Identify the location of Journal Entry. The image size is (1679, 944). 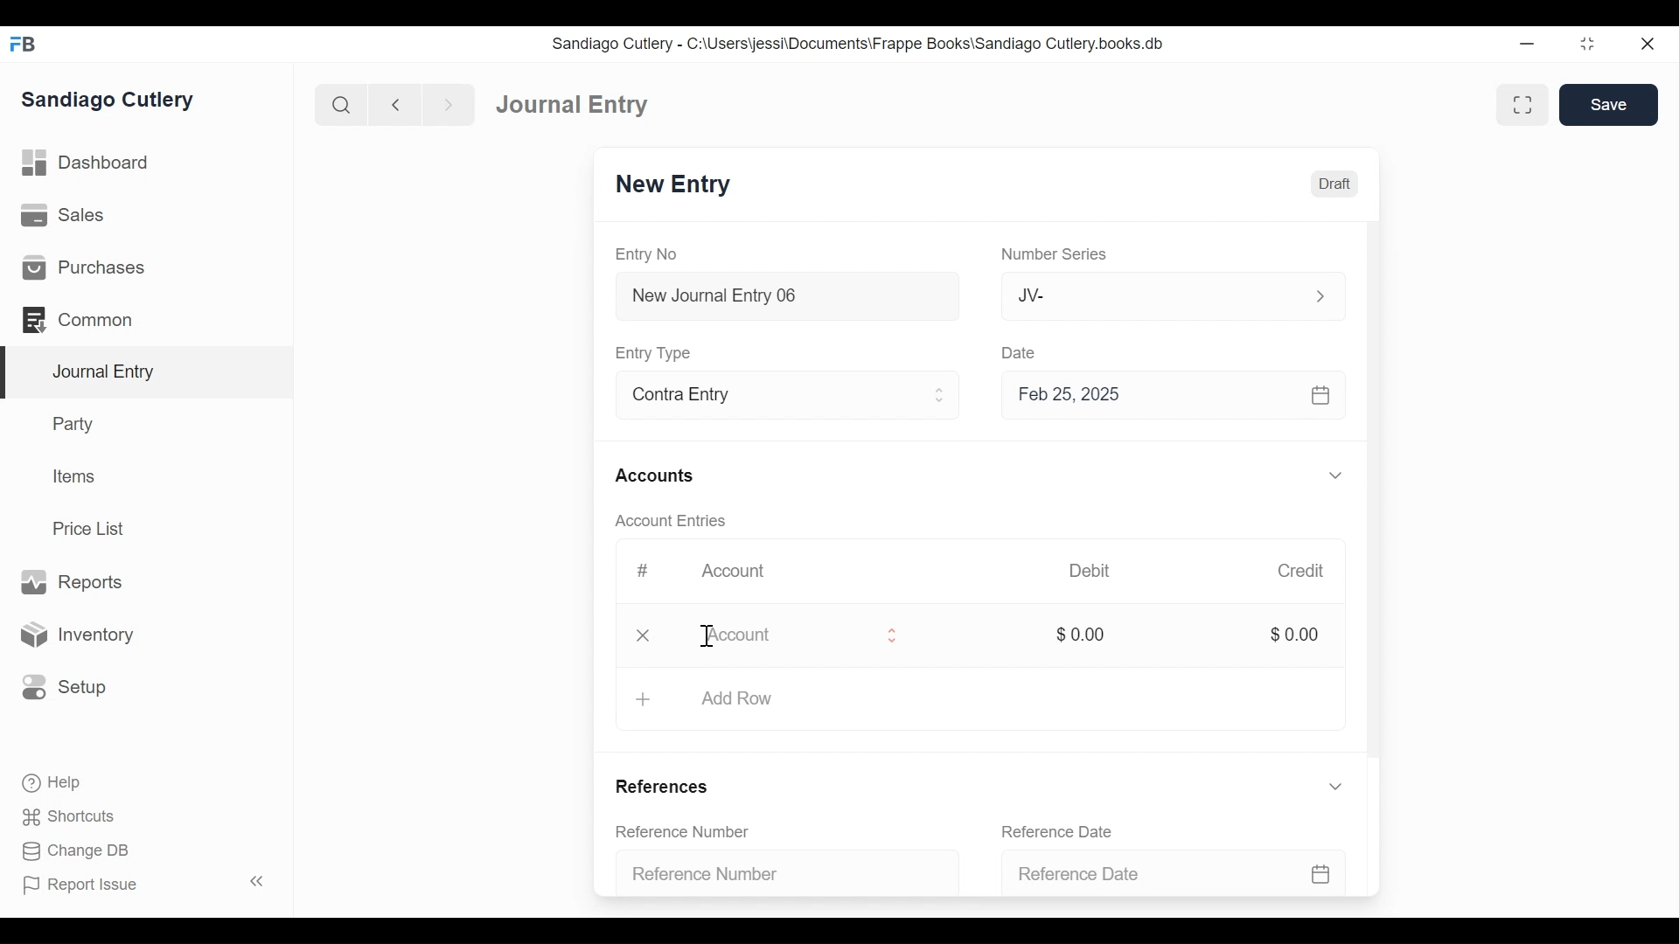
(148, 373).